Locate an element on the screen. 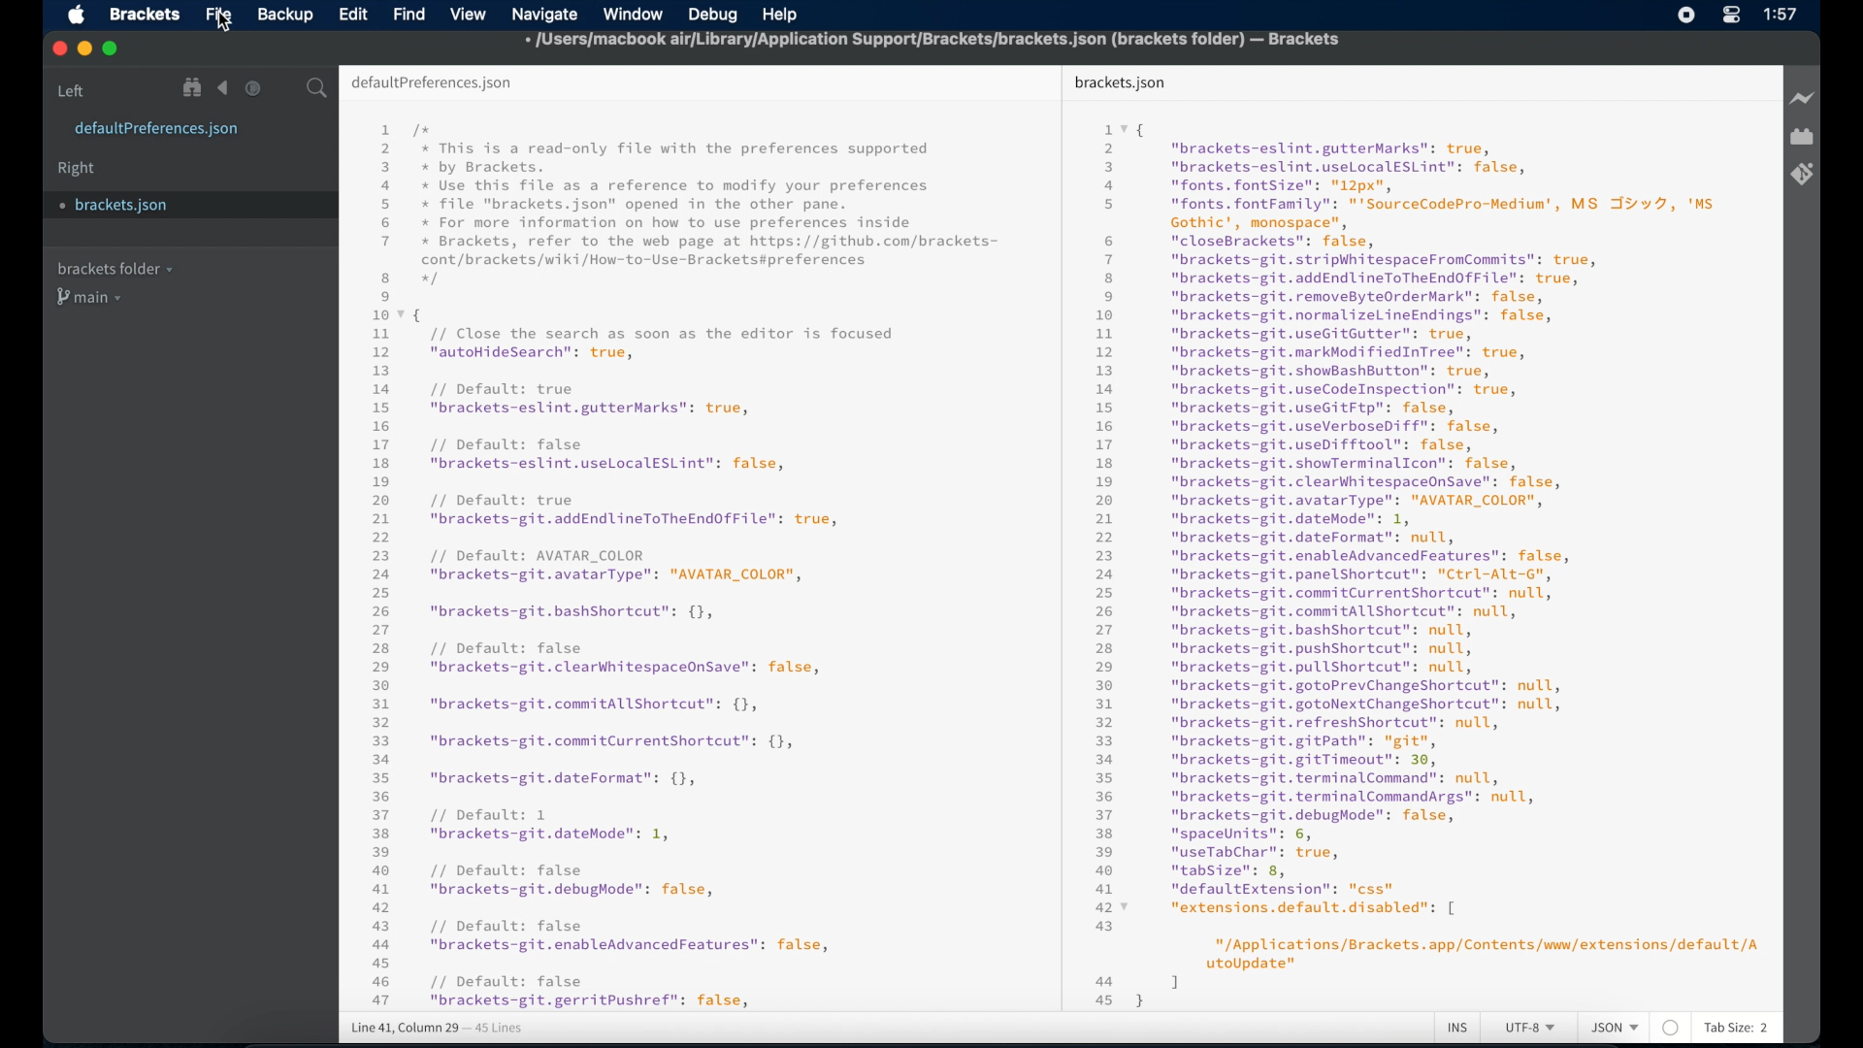 The height and width of the screenshot is (1048, 1863). right is located at coordinates (78, 169).